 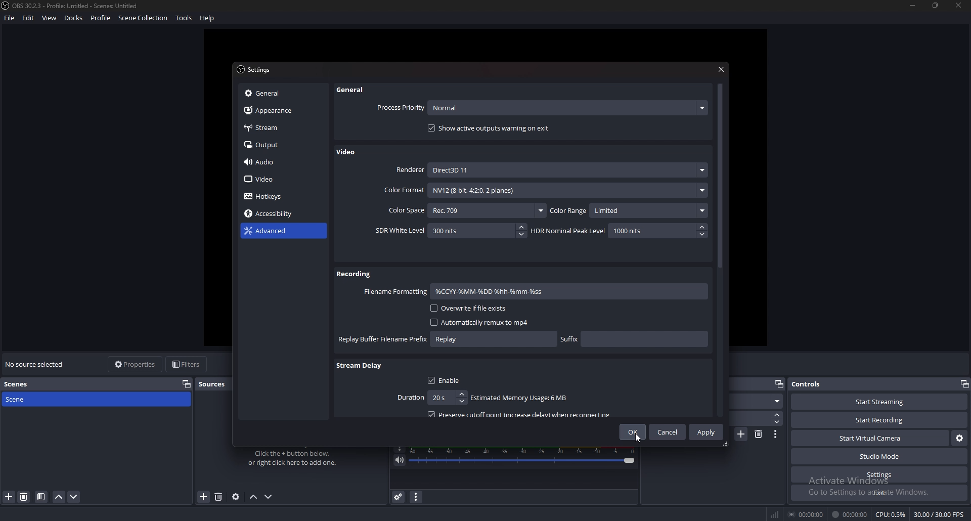 I want to click on remove scene, so click(x=759, y=435).